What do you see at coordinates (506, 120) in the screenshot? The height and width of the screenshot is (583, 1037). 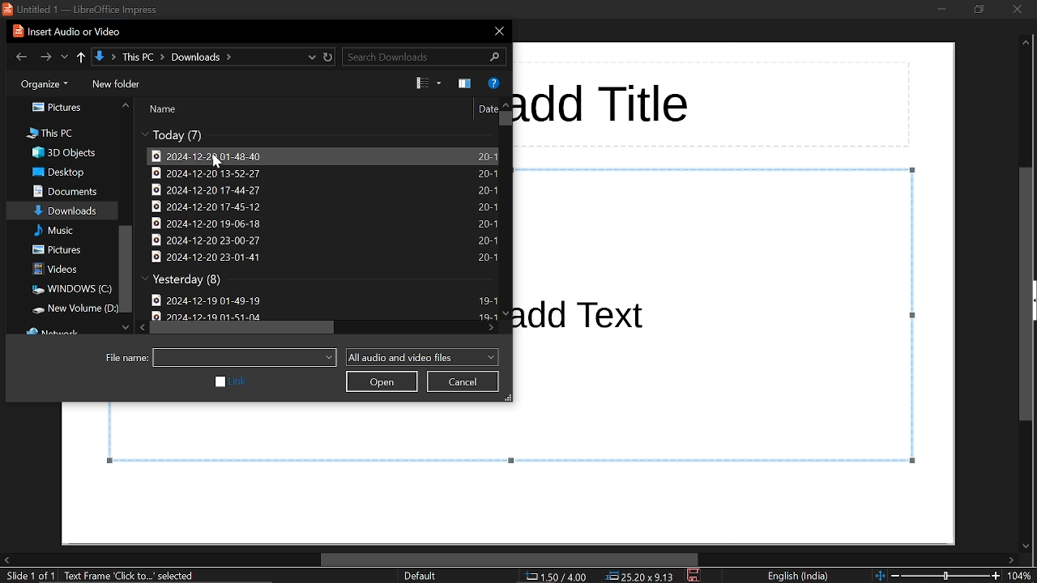 I see `vertical scrollbars in files` at bounding box center [506, 120].